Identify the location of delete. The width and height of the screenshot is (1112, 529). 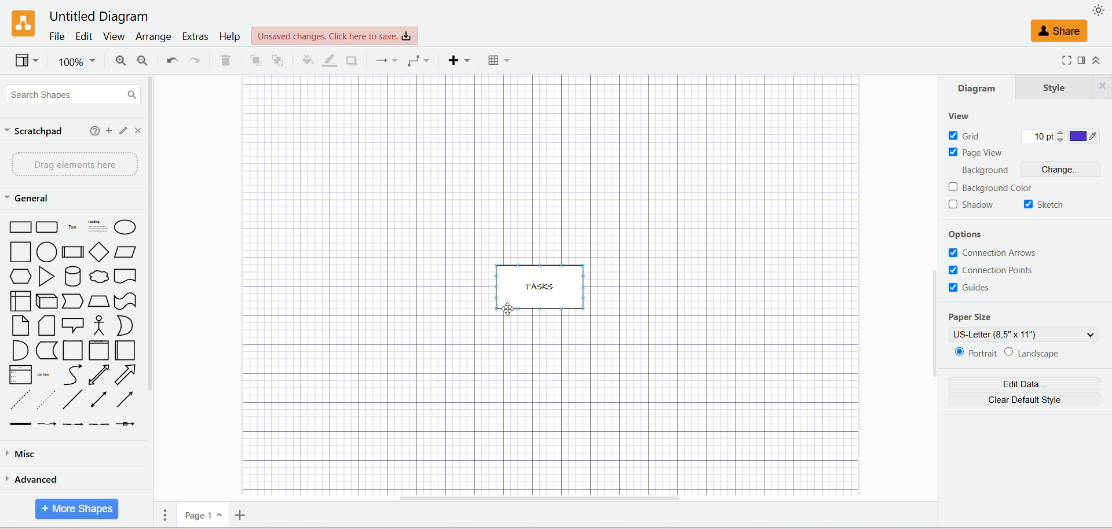
(225, 60).